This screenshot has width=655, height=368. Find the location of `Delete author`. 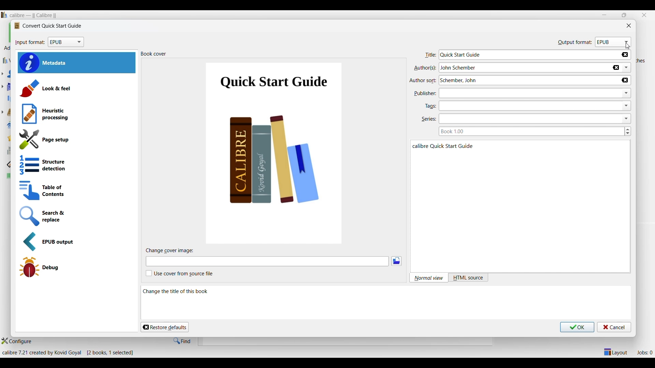

Delete author is located at coordinates (616, 67).